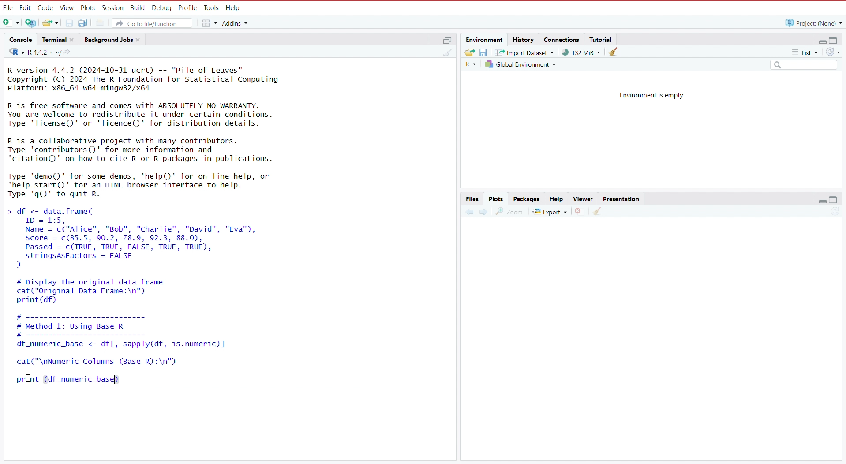  I want to click on Terminal, so click(52, 38).